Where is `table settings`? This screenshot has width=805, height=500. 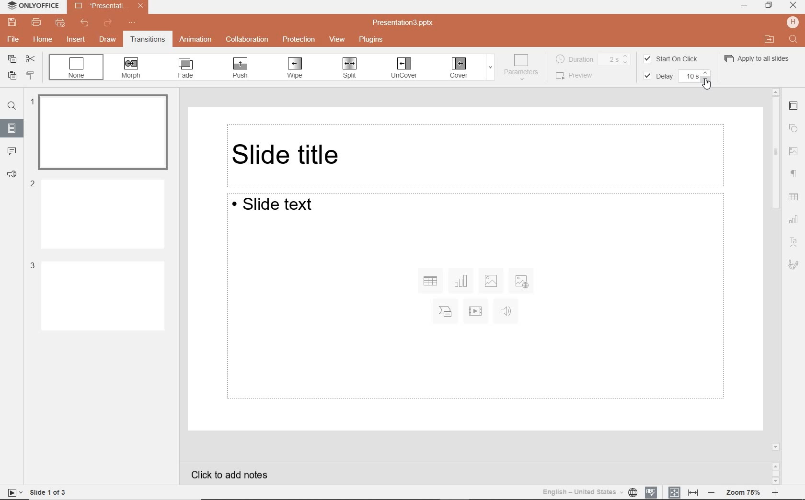 table settings is located at coordinates (793, 197).